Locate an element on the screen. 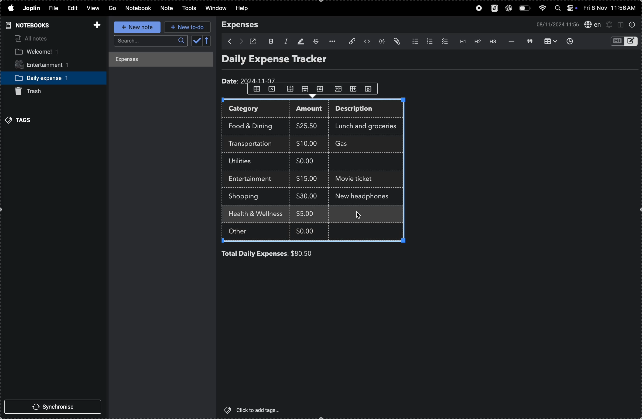 The image size is (642, 419). $15.00 is located at coordinates (307, 178).